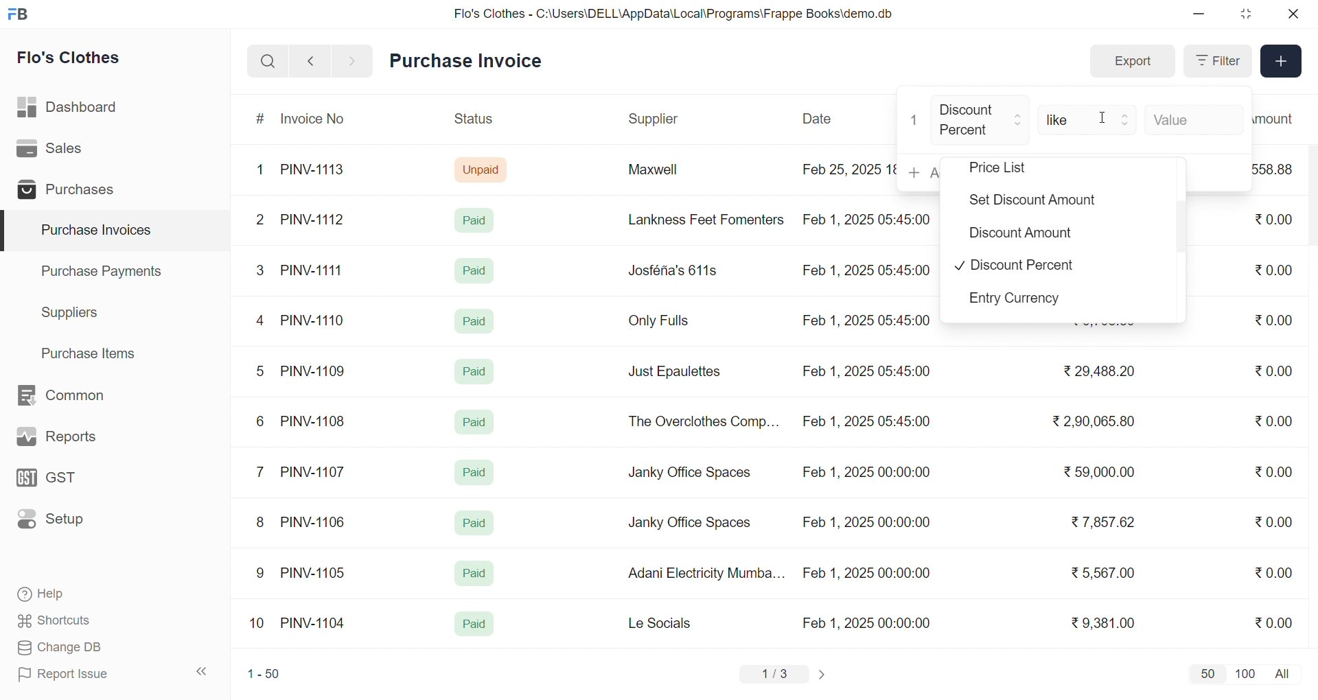 This screenshot has height=700, width=1318. I want to click on minimize, so click(1200, 14).